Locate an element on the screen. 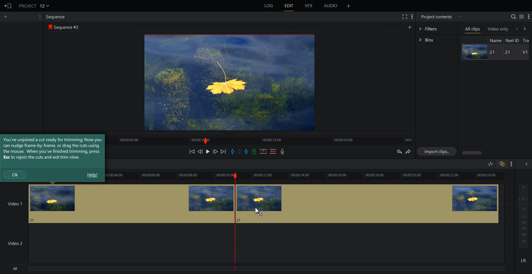 The height and width of the screenshot is (274, 532). Show Setting Menu is located at coordinates (412, 17).